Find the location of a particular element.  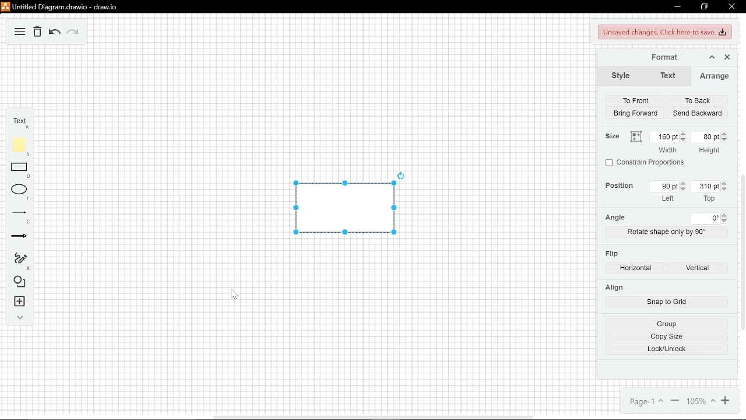

close is located at coordinates (731, 7).